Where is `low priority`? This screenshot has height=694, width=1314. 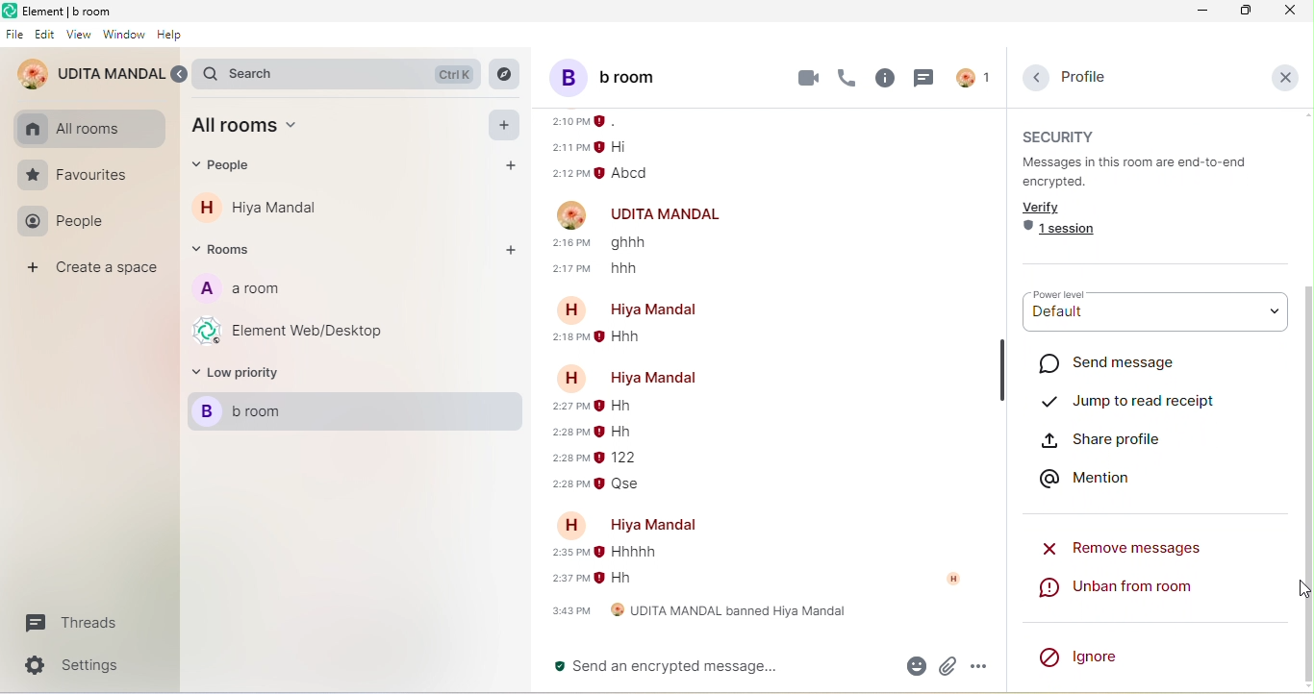 low priority is located at coordinates (241, 376).